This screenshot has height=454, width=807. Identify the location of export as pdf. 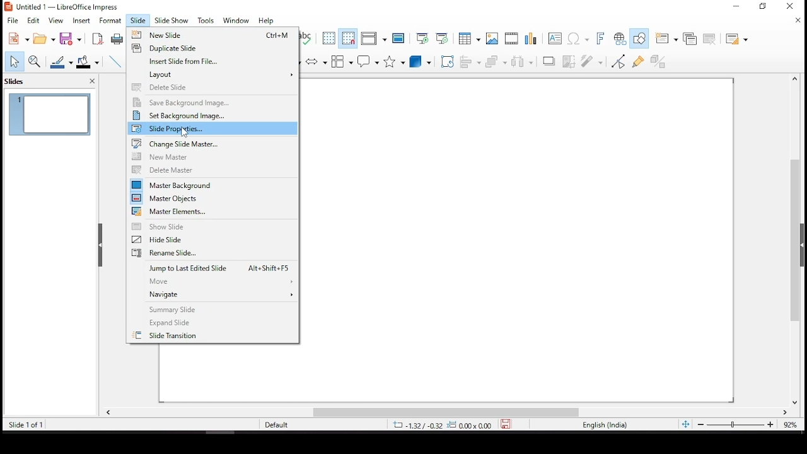
(98, 38).